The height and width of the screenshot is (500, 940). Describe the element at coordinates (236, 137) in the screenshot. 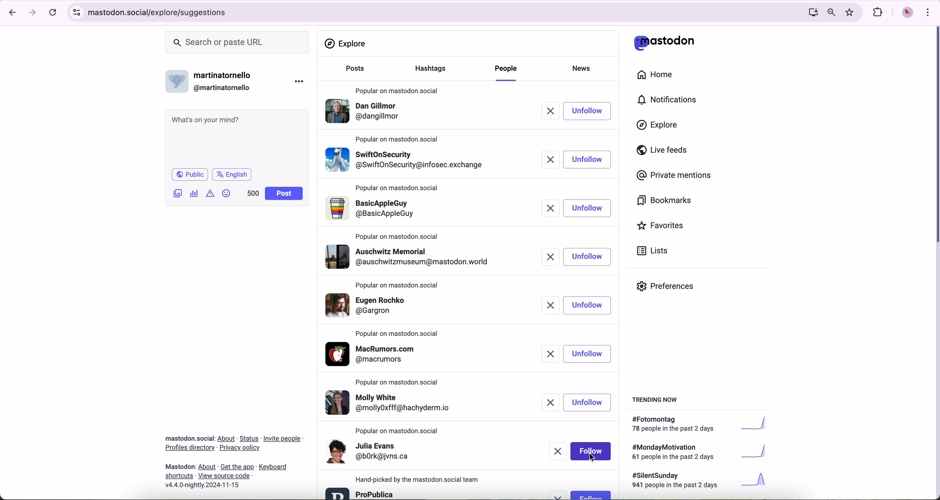

I see `what's on your mind?` at that location.